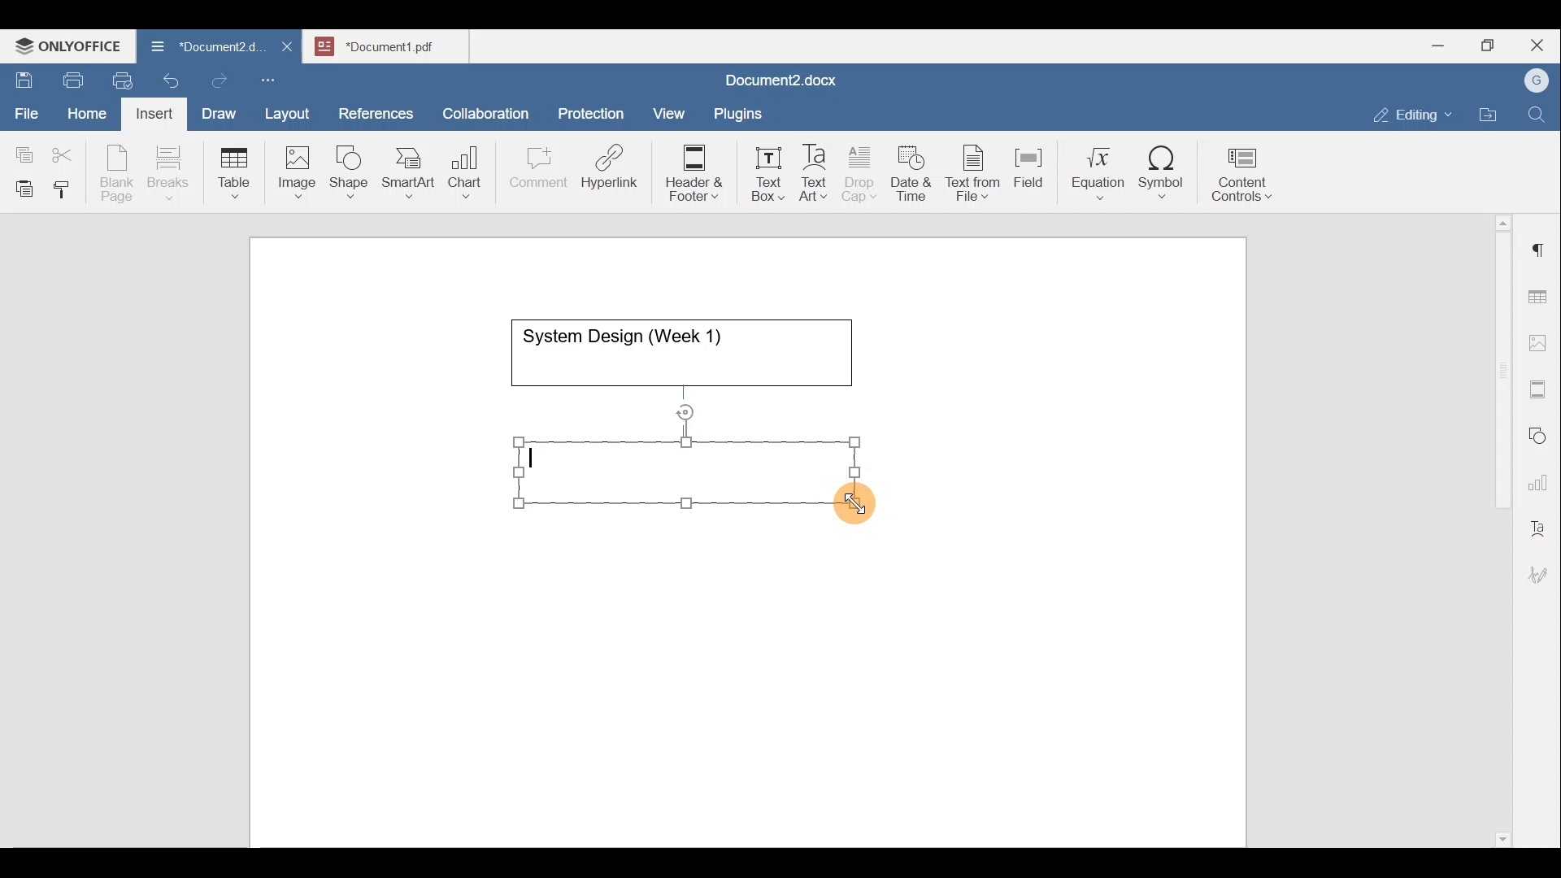  Describe the element at coordinates (1540, 46) in the screenshot. I see `Close` at that location.